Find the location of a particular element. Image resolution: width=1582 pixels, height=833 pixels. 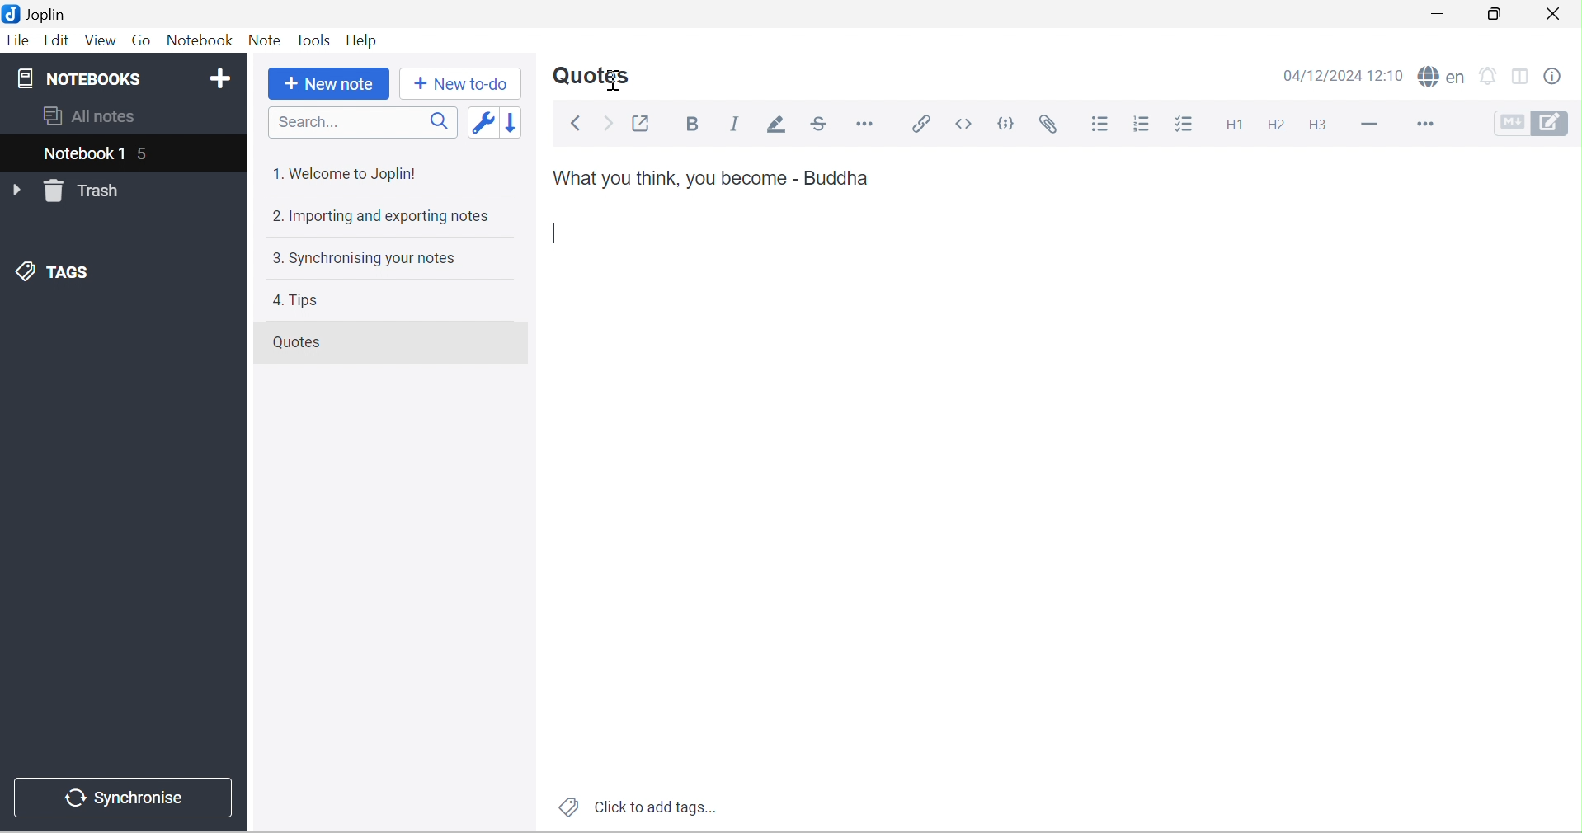

Cursor is located at coordinates (614, 81).